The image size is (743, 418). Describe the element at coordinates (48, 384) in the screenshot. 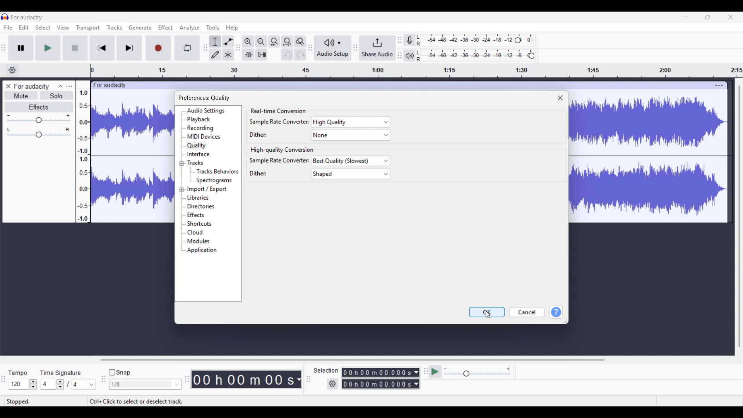

I see `Input time signature` at that location.